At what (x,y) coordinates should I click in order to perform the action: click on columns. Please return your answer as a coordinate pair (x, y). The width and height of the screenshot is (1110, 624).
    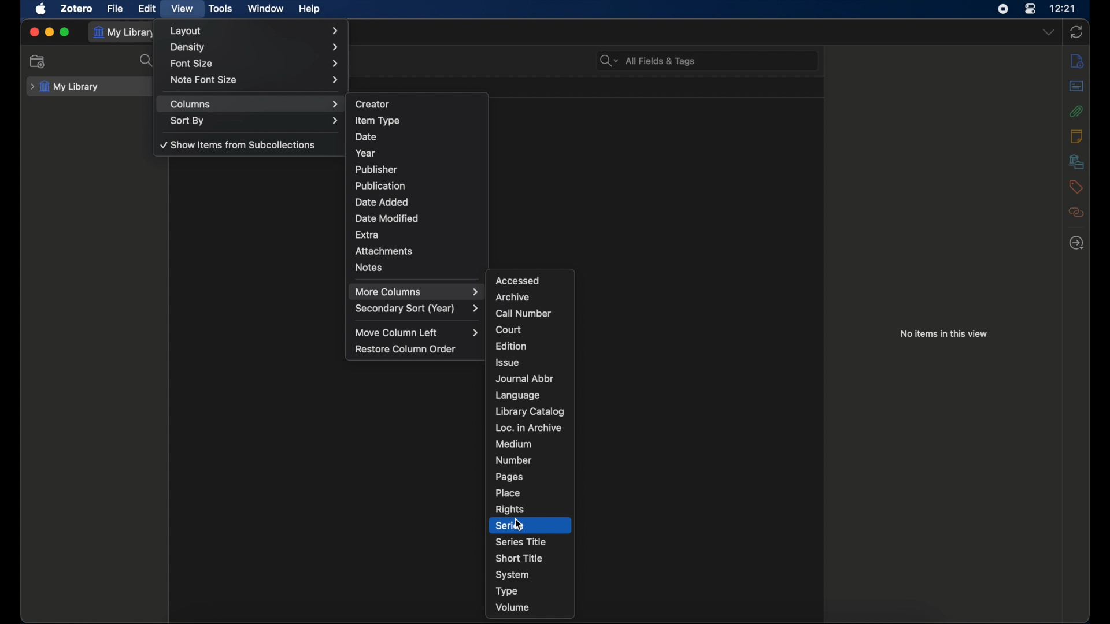
    Looking at the image, I should click on (256, 105).